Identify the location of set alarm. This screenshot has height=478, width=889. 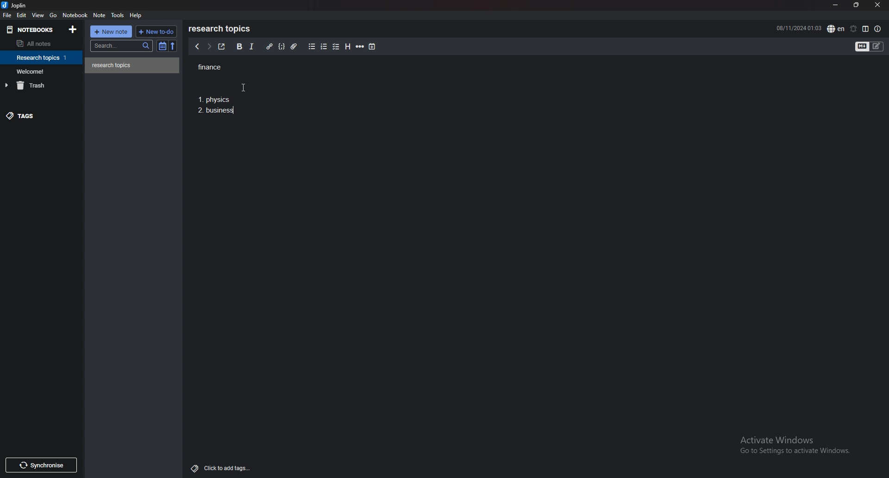
(852, 29).